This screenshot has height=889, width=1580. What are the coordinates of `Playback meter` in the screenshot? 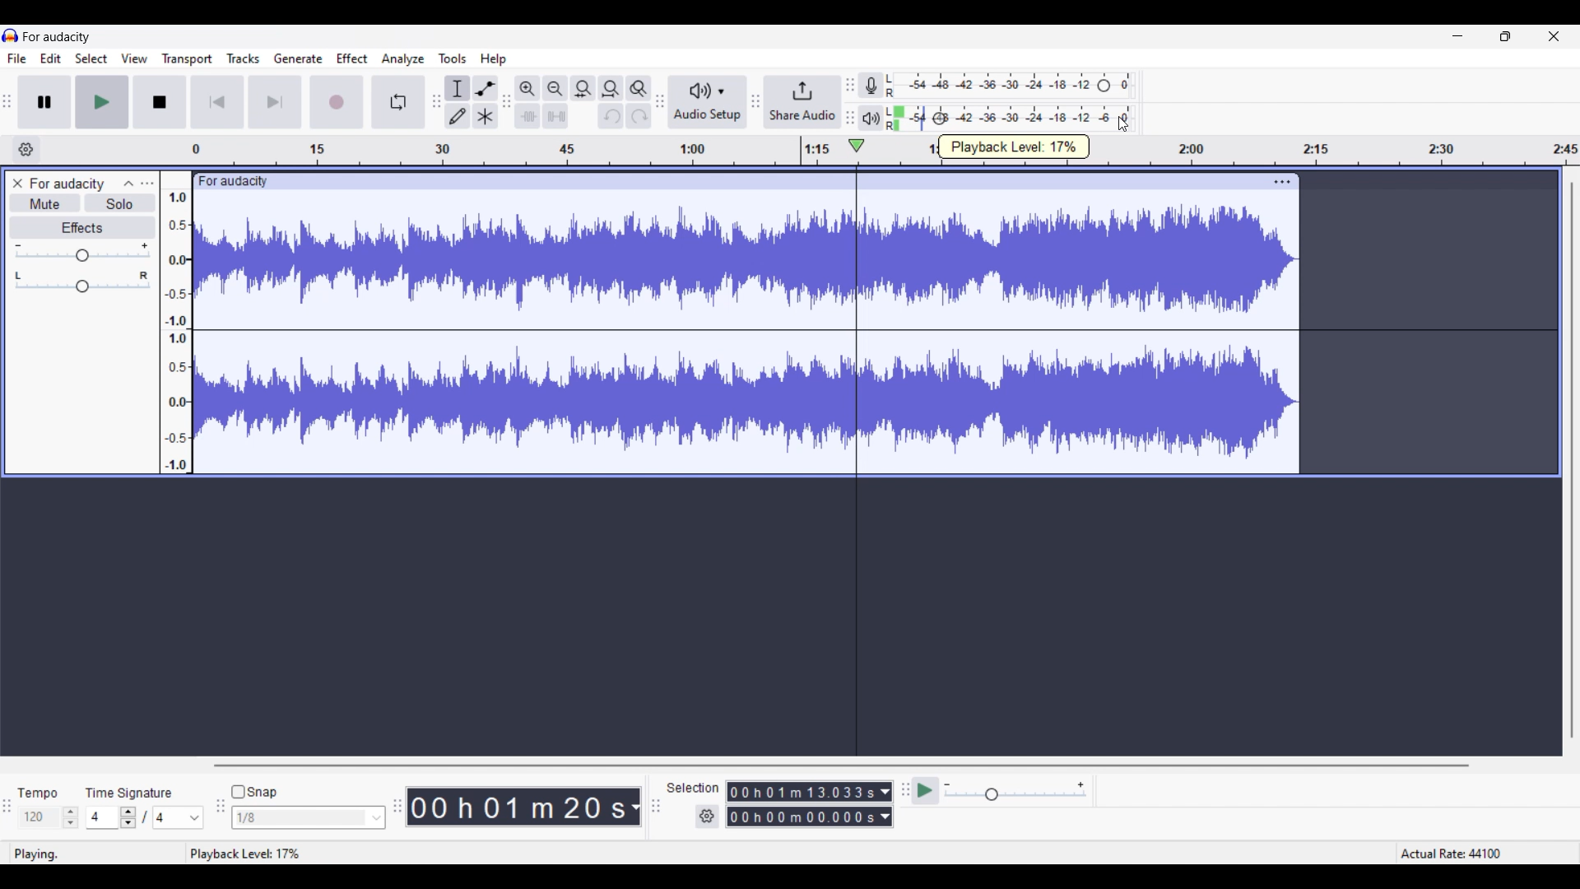 It's located at (871, 118).